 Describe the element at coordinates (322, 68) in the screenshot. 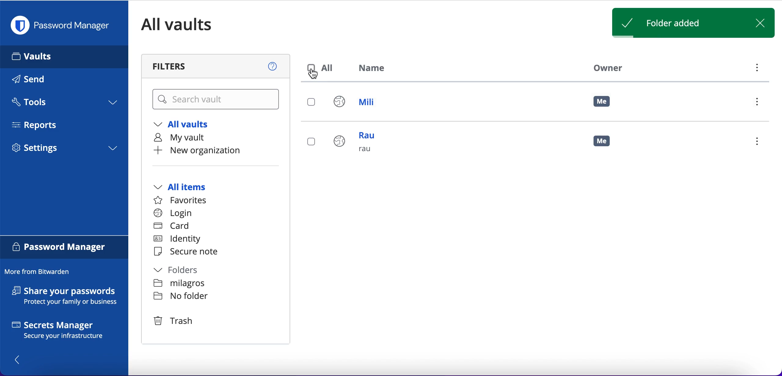

I see `all` at that location.